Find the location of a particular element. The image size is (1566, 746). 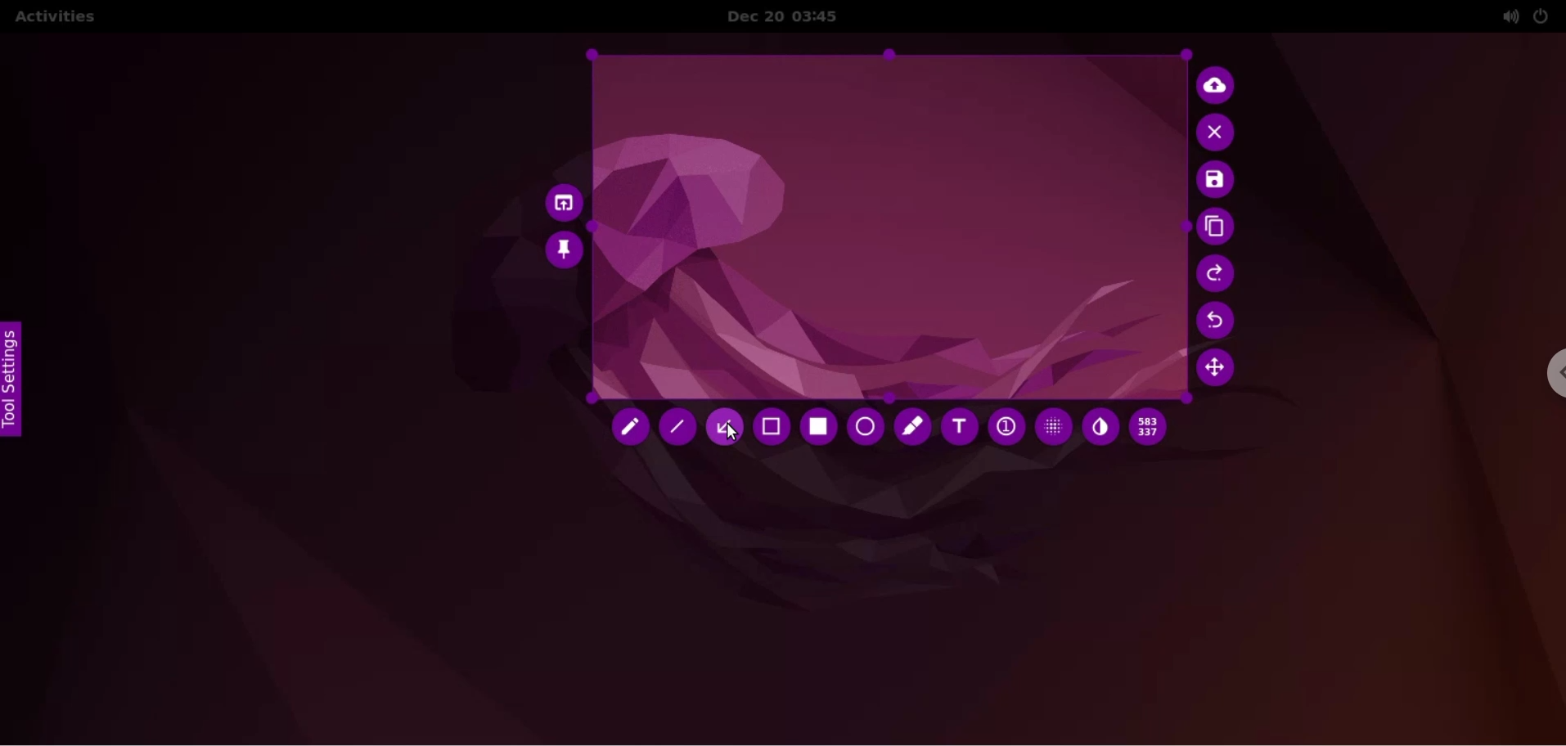

rectangle tool is located at coordinates (815, 427).